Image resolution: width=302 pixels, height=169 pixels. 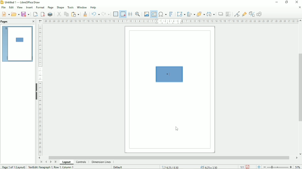 What do you see at coordinates (40, 7) in the screenshot?
I see `Format` at bounding box center [40, 7].